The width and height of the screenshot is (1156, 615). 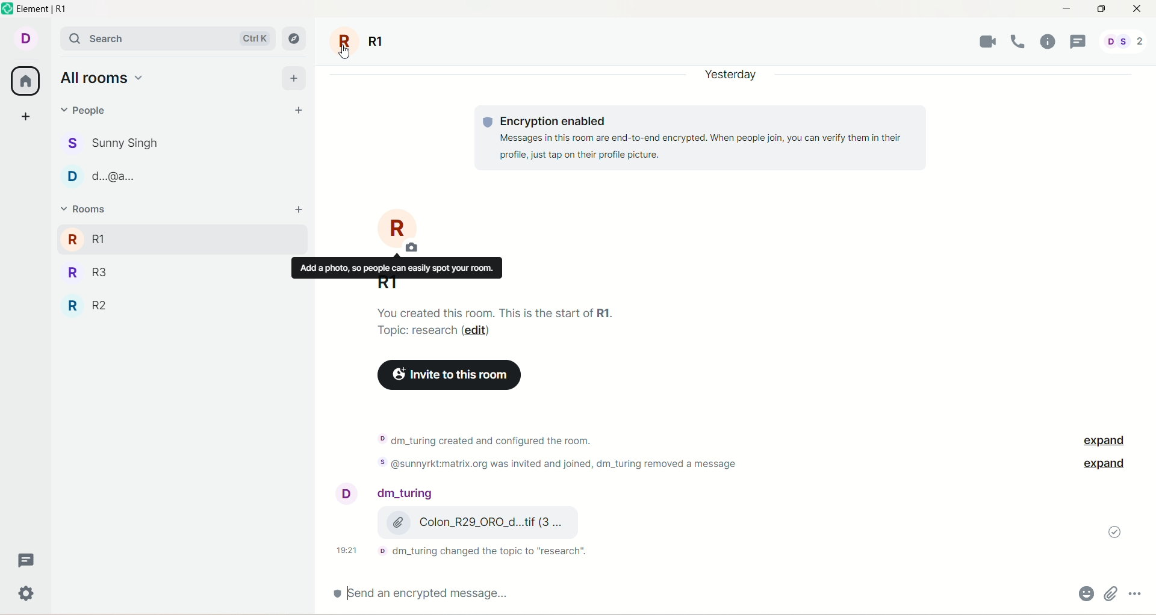 I want to click on text, so click(x=459, y=534).